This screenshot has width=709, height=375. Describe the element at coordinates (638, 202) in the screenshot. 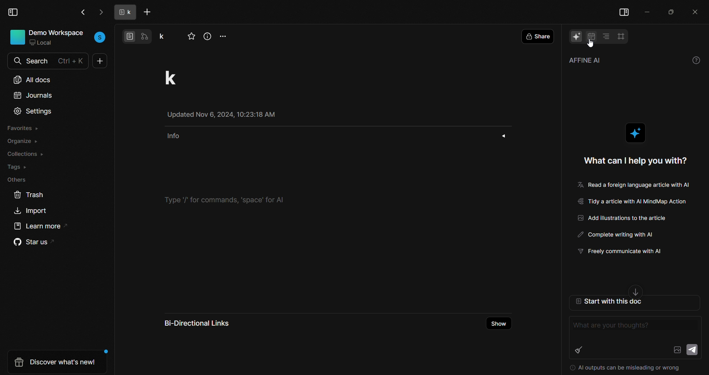

I see `tidy a article with  ai Mindmap Action` at that location.